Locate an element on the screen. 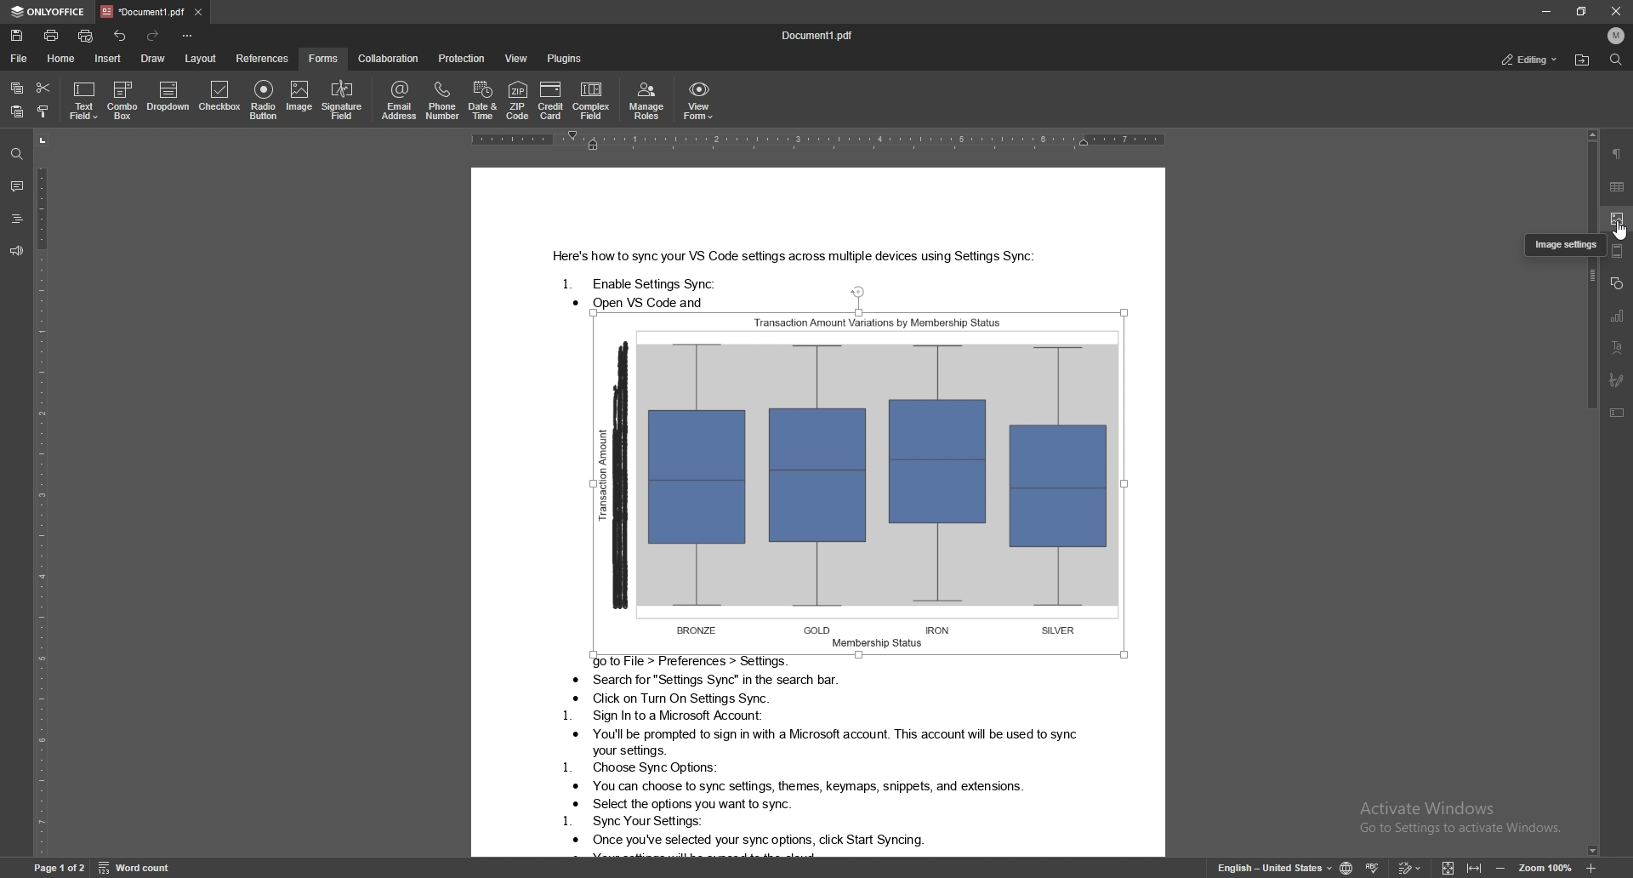  credit card is located at coordinates (552, 100).